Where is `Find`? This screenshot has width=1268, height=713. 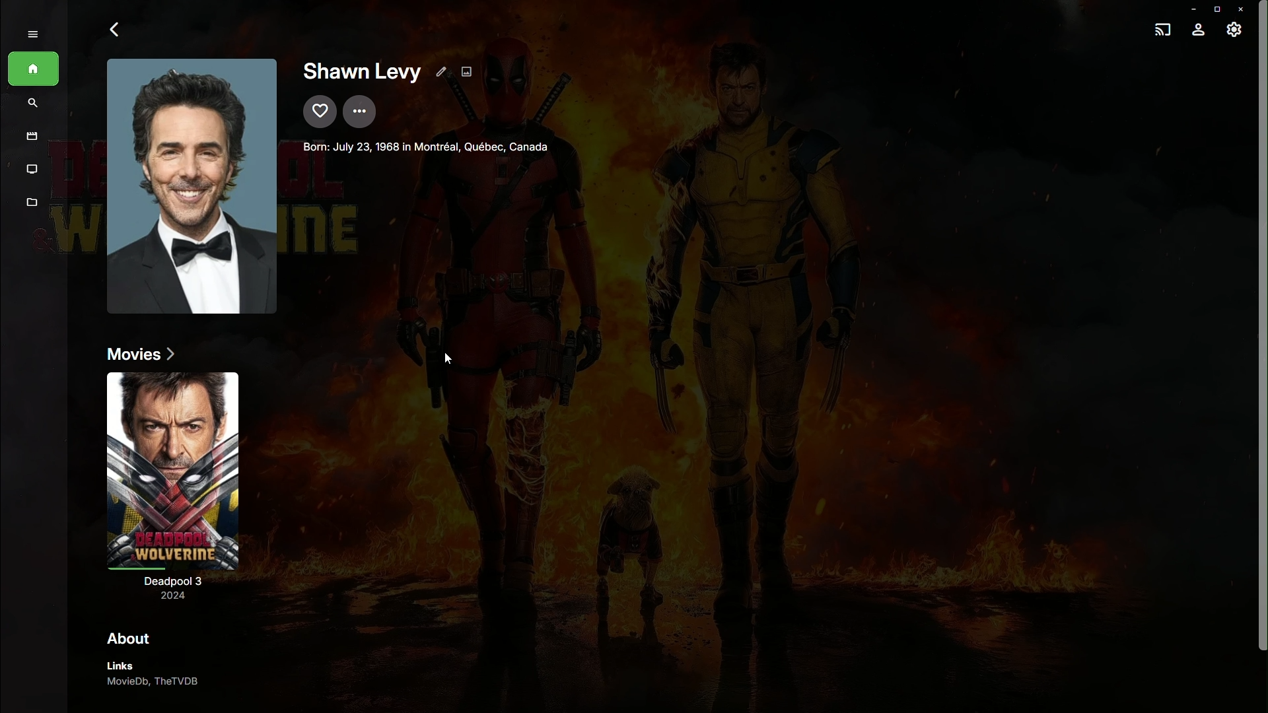
Find is located at coordinates (32, 104).